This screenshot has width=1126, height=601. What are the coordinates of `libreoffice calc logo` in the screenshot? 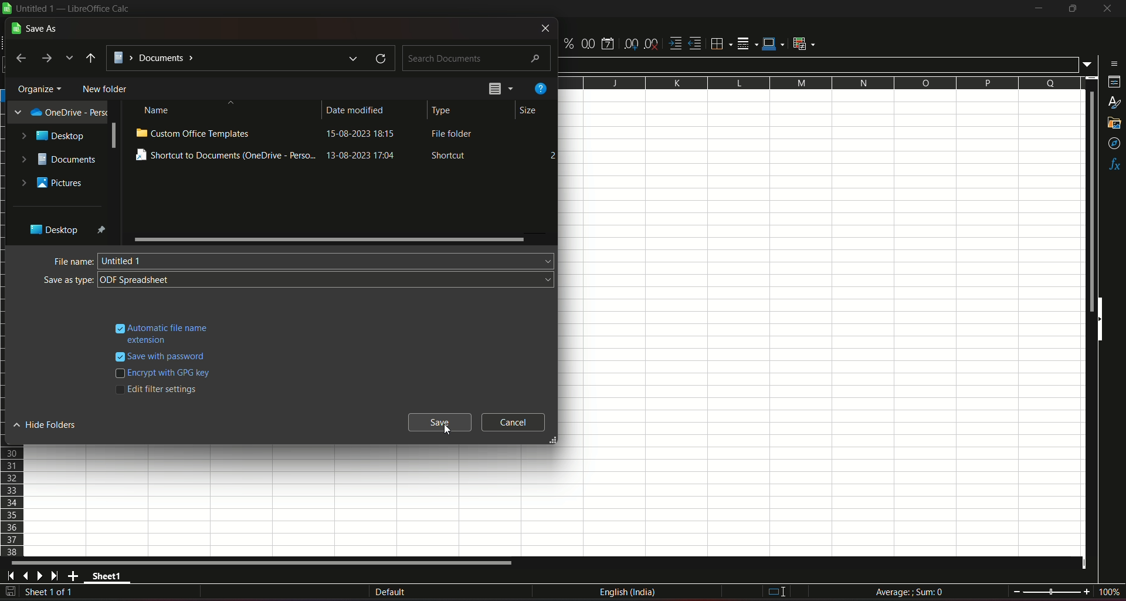 It's located at (7, 9).